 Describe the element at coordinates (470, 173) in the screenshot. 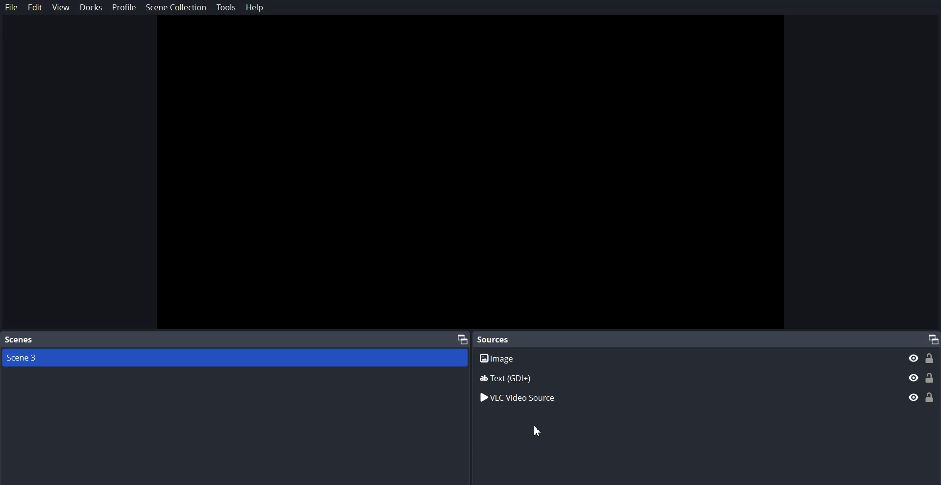

I see `Preview Window` at that location.